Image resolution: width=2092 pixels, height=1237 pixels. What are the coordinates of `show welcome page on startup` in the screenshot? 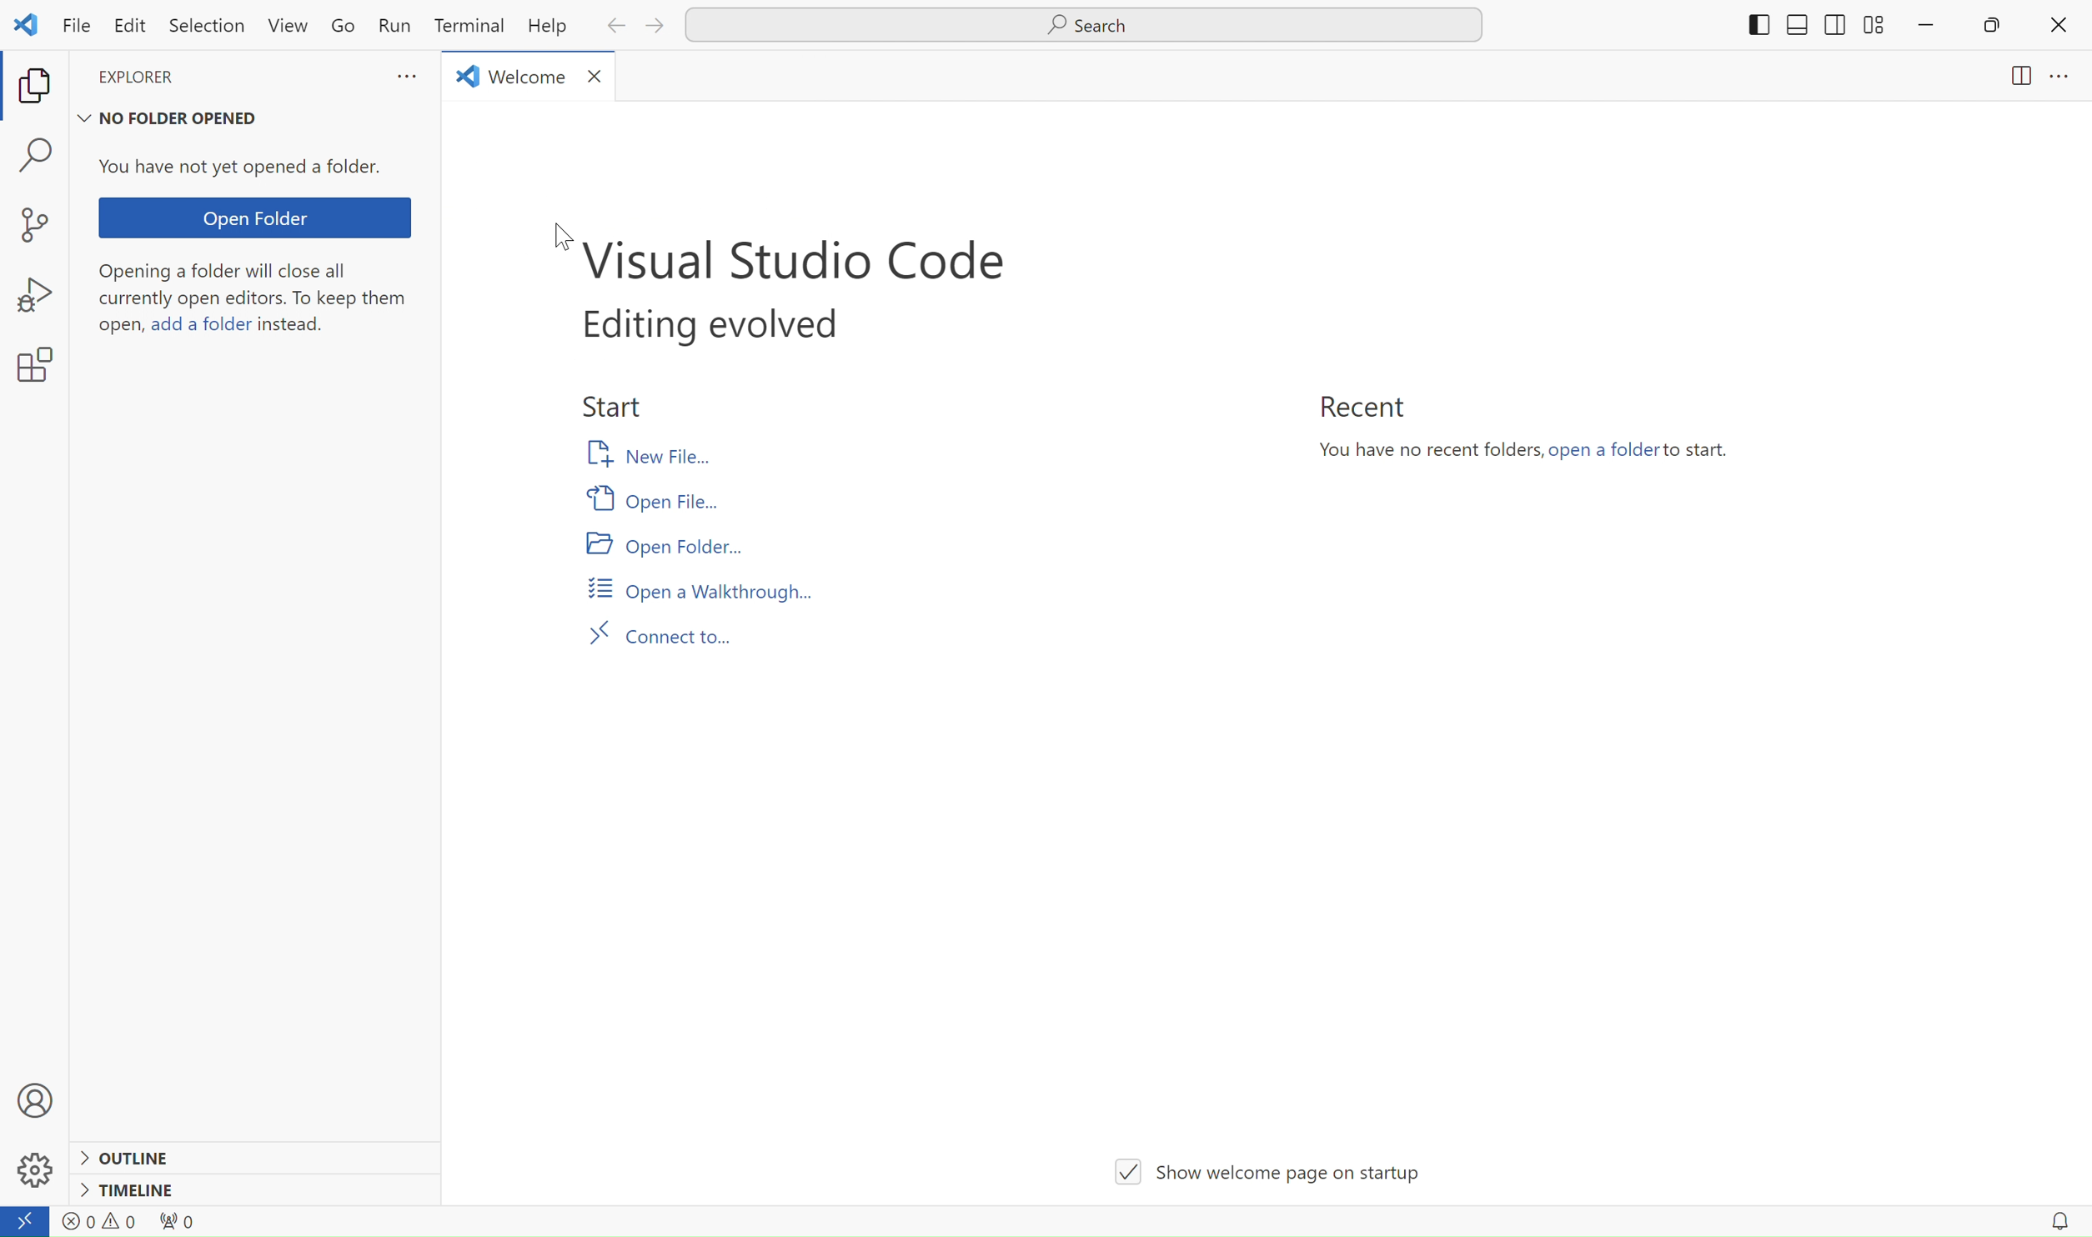 It's located at (1265, 1157).